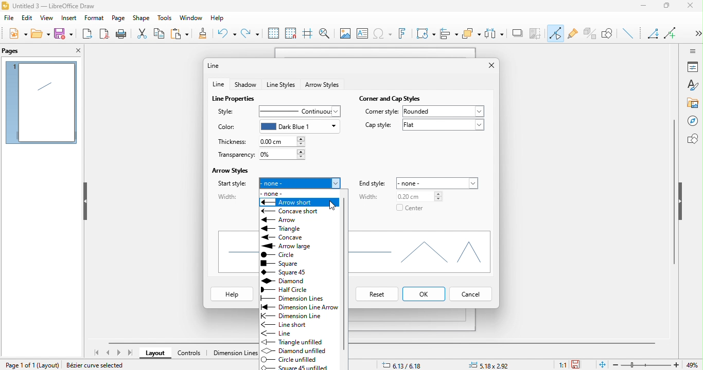 This screenshot has height=370, width=703. What do you see at coordinates (217, 19) in the screenshot?
I see `help` at bounding box center [217, 19].